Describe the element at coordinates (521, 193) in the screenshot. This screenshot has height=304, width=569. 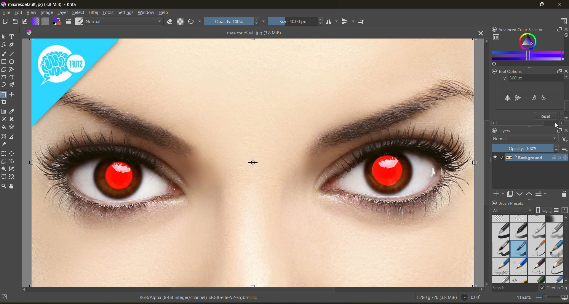
I see `mask down` at that location.